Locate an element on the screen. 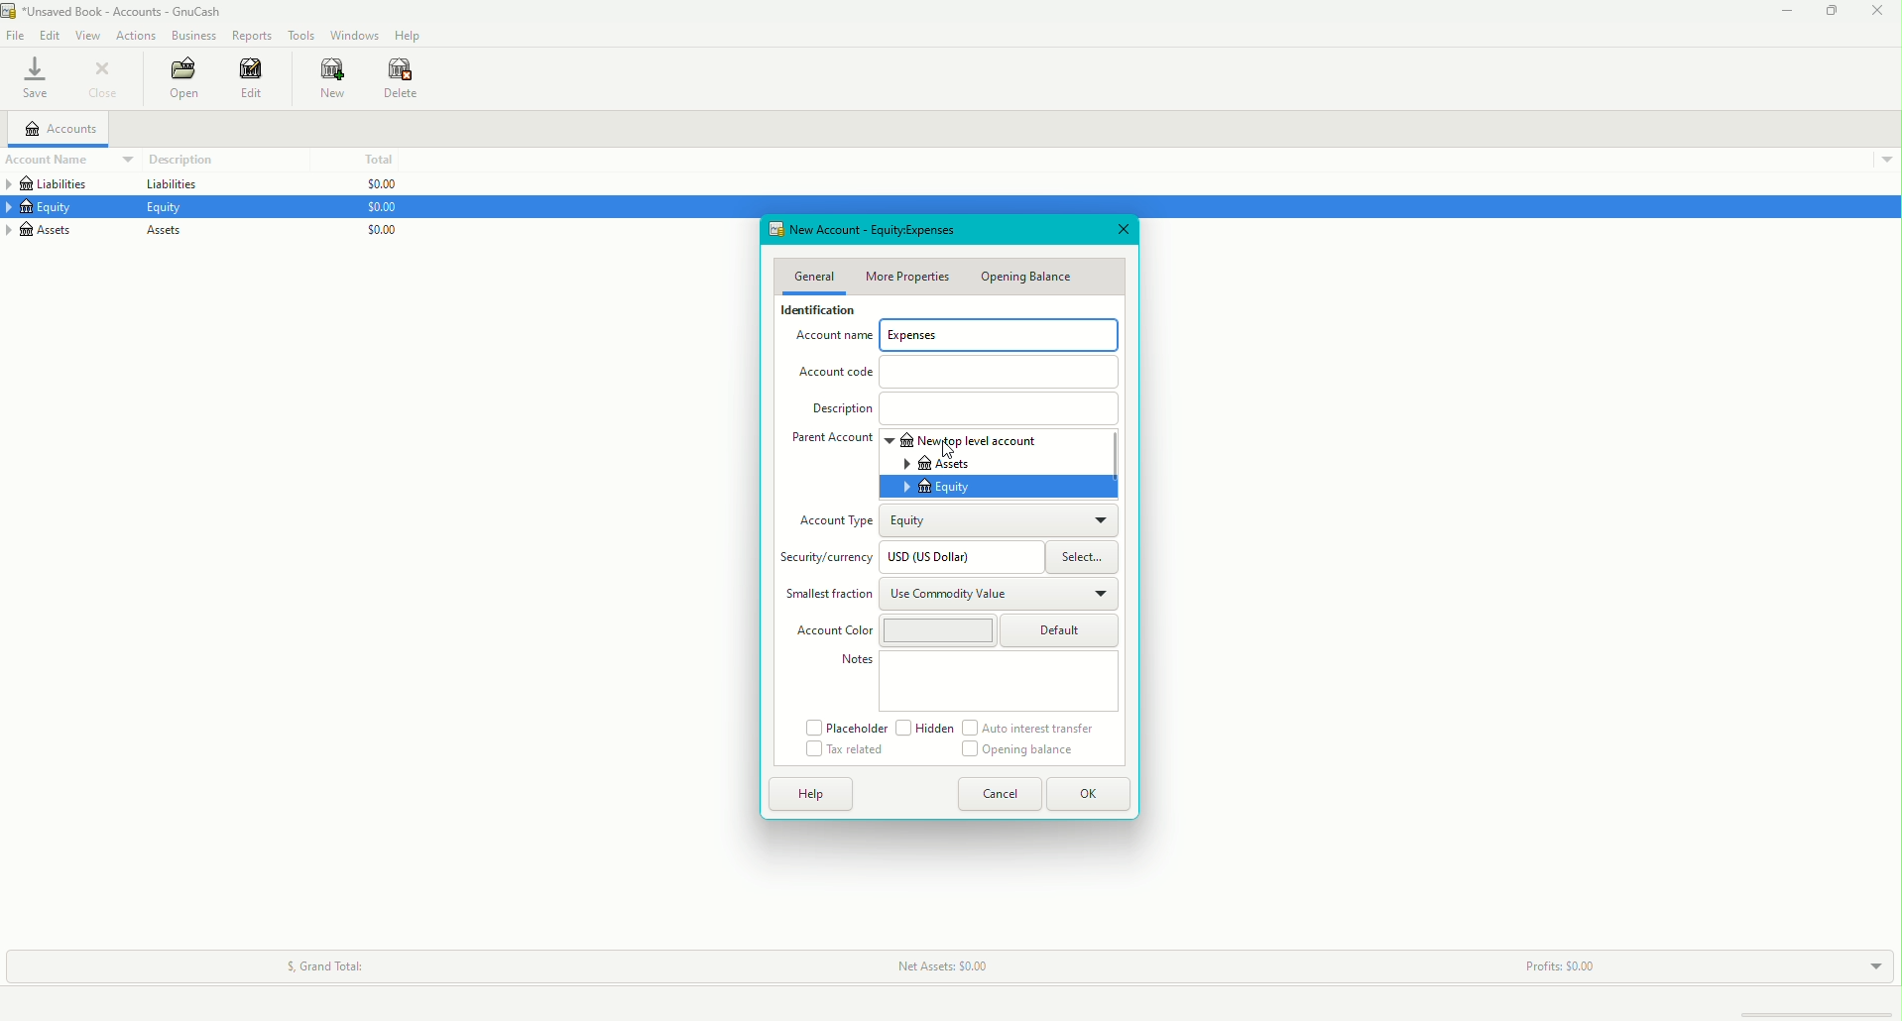 The width and height of the screenshot is (1902, 1021). Reports is located at coordinates (251, 35).